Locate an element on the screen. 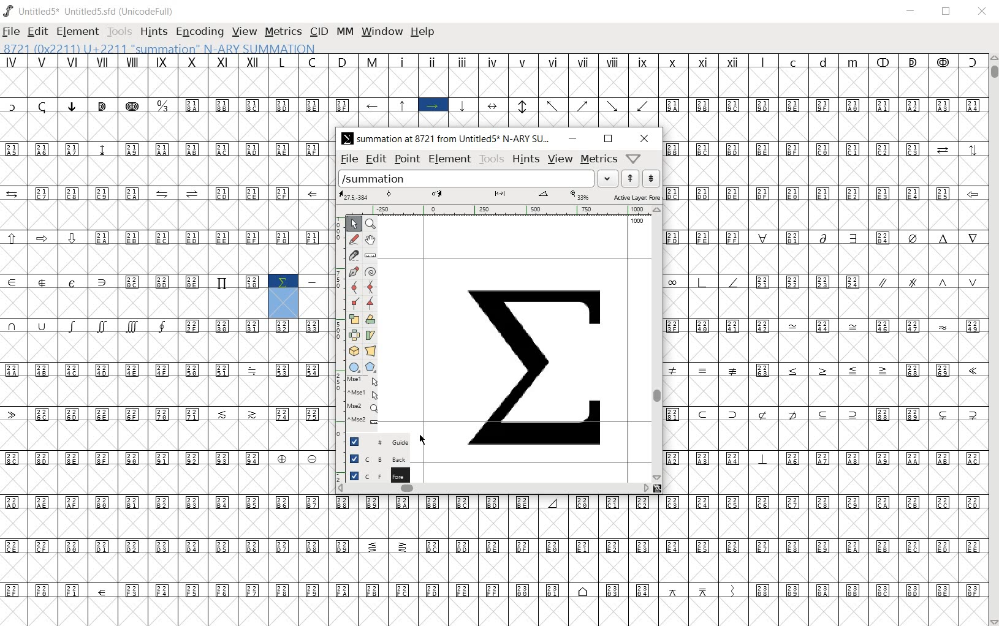 This screenshot has width=999, height=626. polygon or star is located at coordinates (371, 366).